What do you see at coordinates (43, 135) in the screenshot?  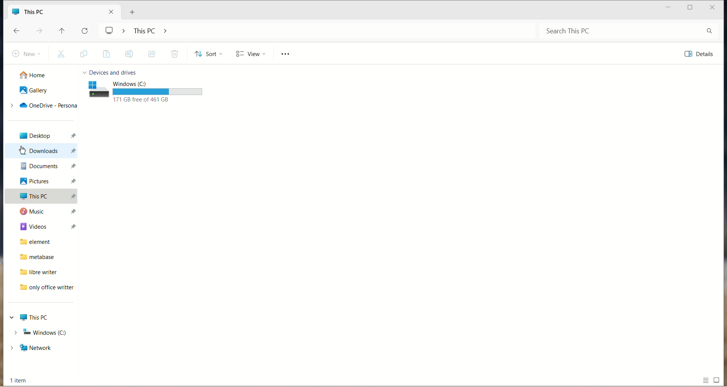 I see `desktop` at bounding box center [43, 135].